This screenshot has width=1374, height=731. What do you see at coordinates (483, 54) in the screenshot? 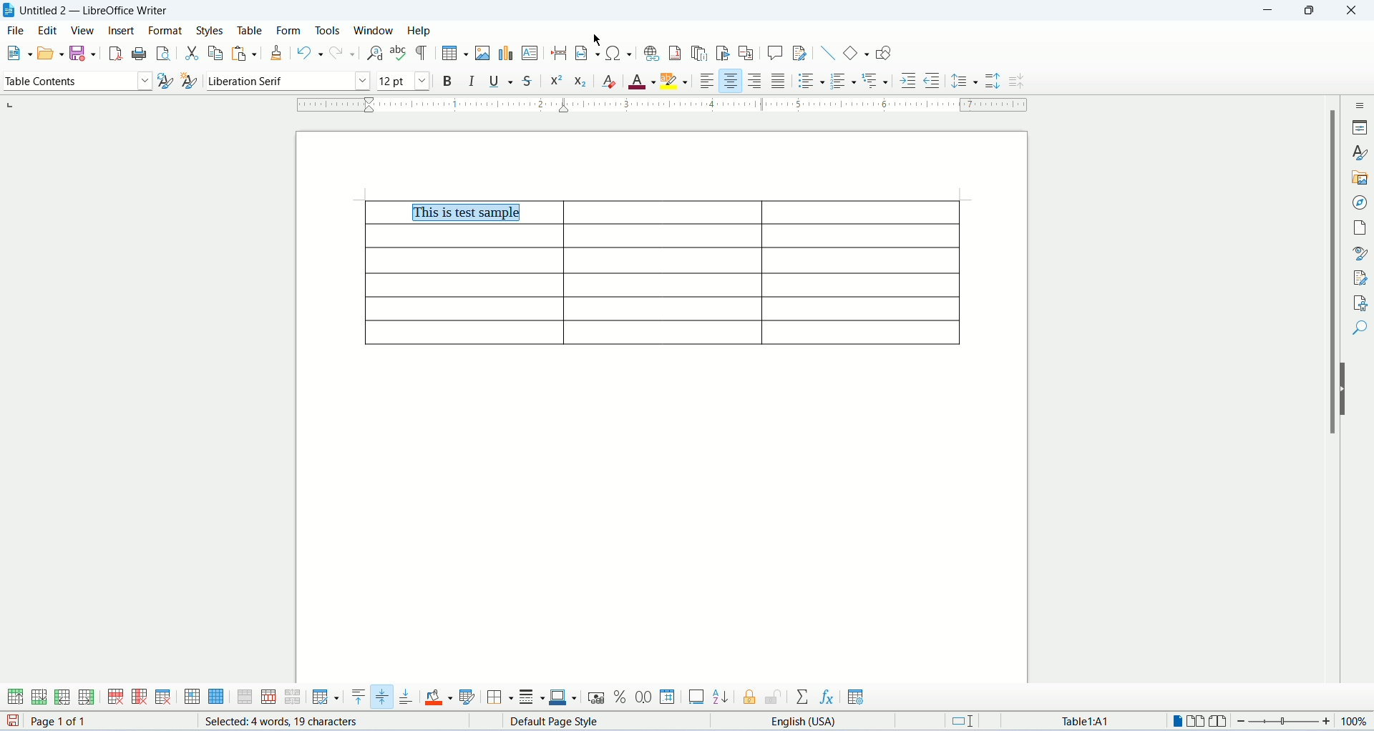
I see `insert image` at bounding box center [483, 54].